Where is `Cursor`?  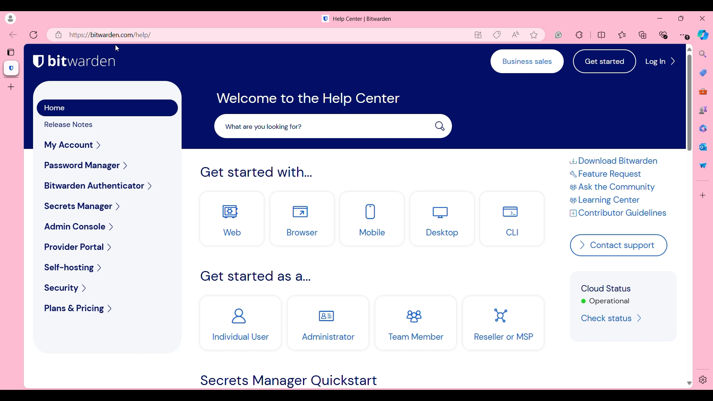
Cursor is located at coordinates (117, 48).